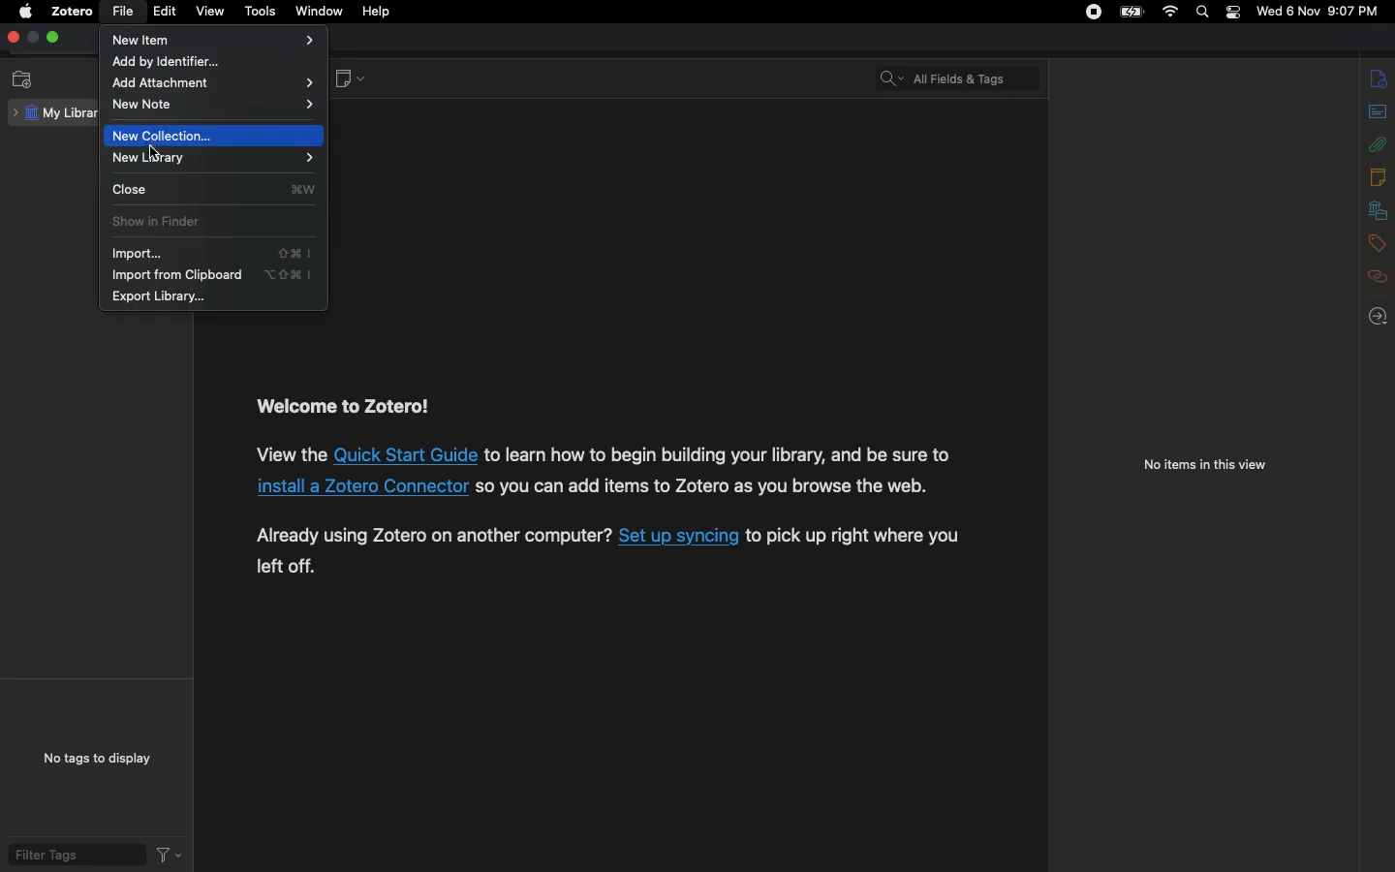 This screenshot has width=1395, height=872. What do you see at coordinates (170, 135) in the screenshot?
I see `New collection` at bounding box center [170, 135].